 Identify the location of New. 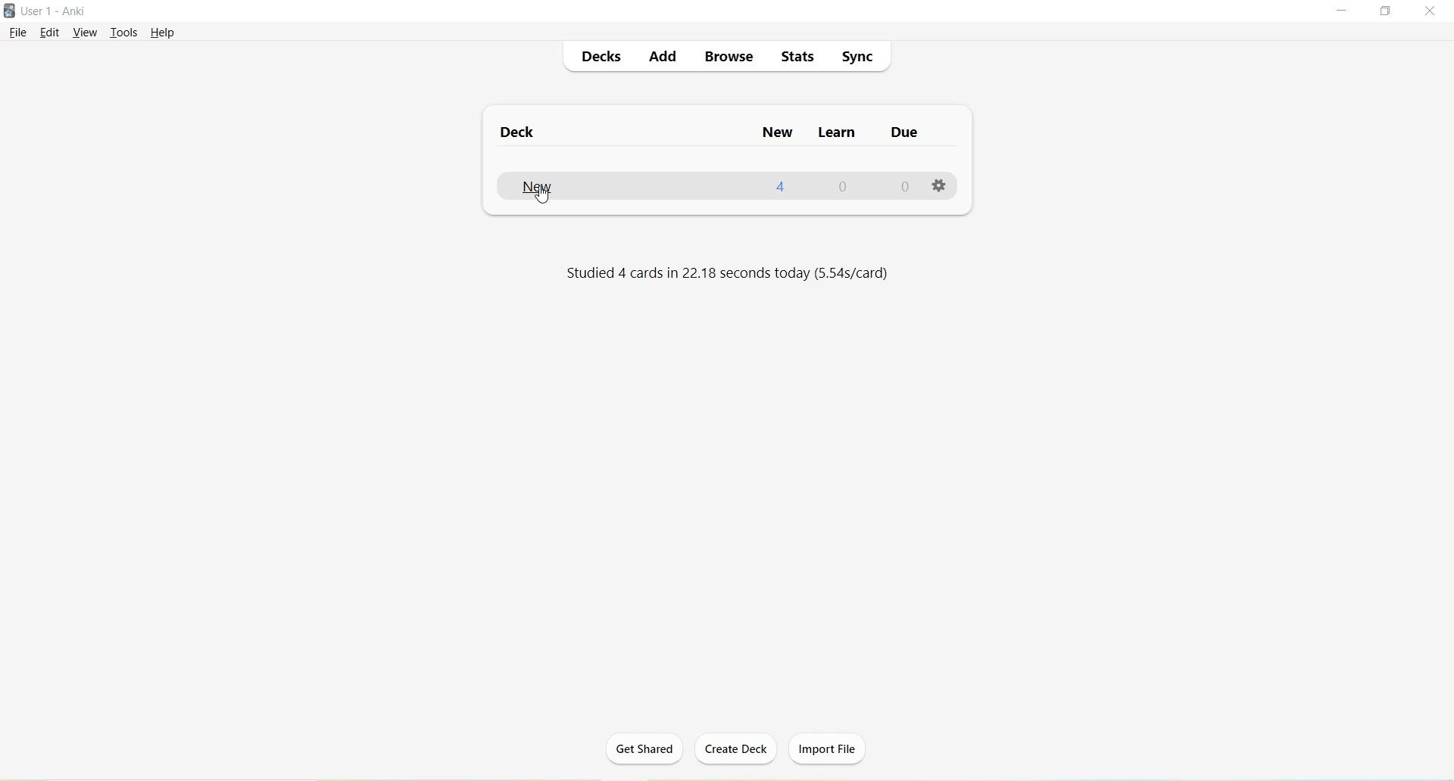
(545, 187).